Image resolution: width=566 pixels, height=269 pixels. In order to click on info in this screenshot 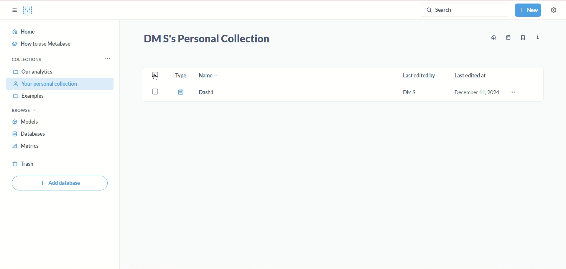, I will do `click(541, 37)`.